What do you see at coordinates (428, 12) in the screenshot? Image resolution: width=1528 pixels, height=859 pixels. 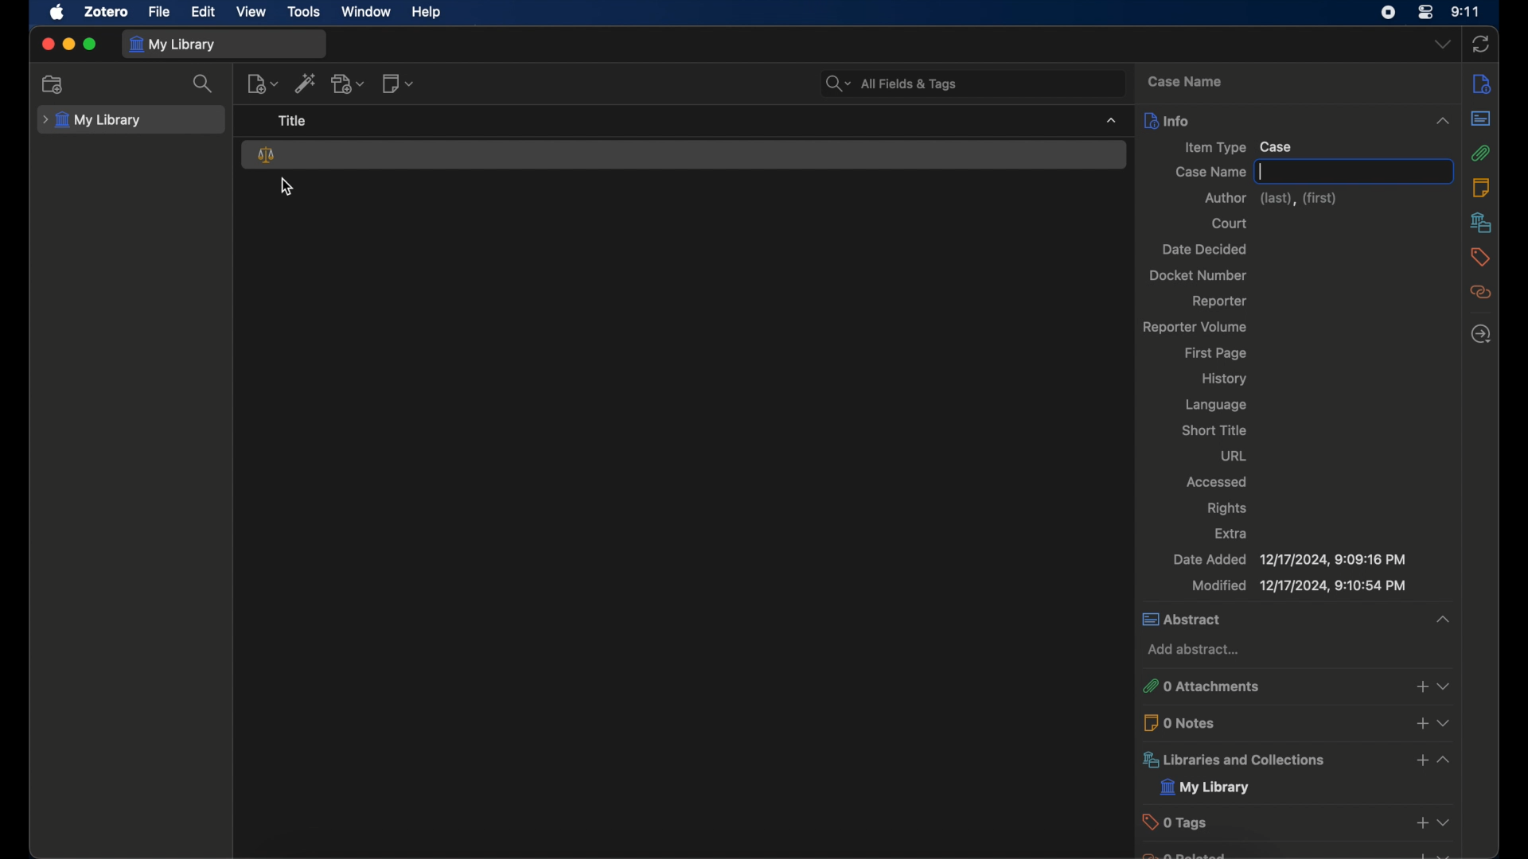 I see `help` at bounding box center [428, 12].